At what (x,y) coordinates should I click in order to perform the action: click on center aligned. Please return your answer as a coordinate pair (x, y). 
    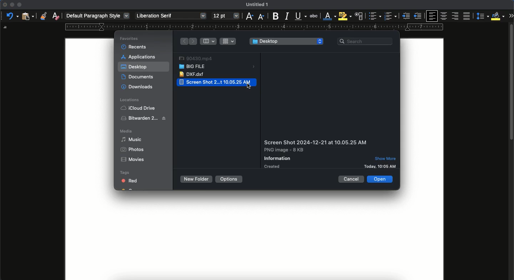
    Looking at the image, I should click on (445, 16).